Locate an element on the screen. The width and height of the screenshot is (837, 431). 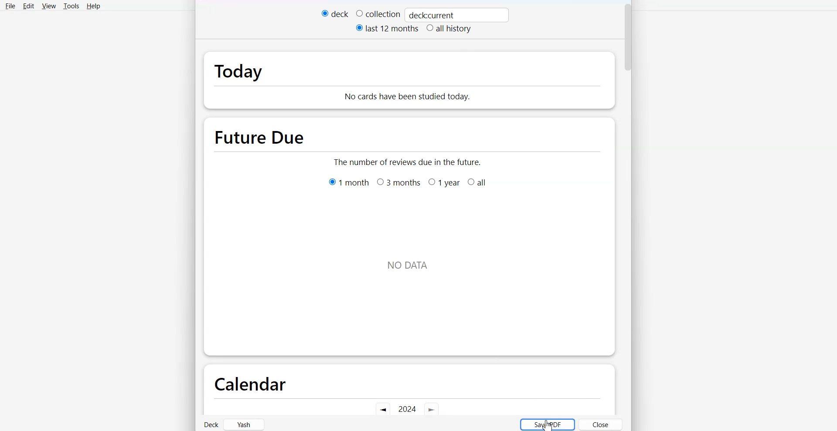
The number of reviews due in the future. is located at coordinates (408, 161).